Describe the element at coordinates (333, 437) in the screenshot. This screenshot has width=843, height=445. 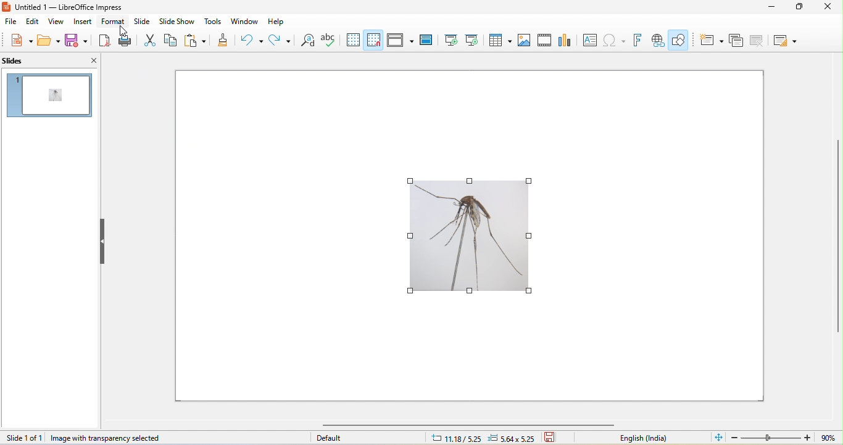
I see `default` at that location.